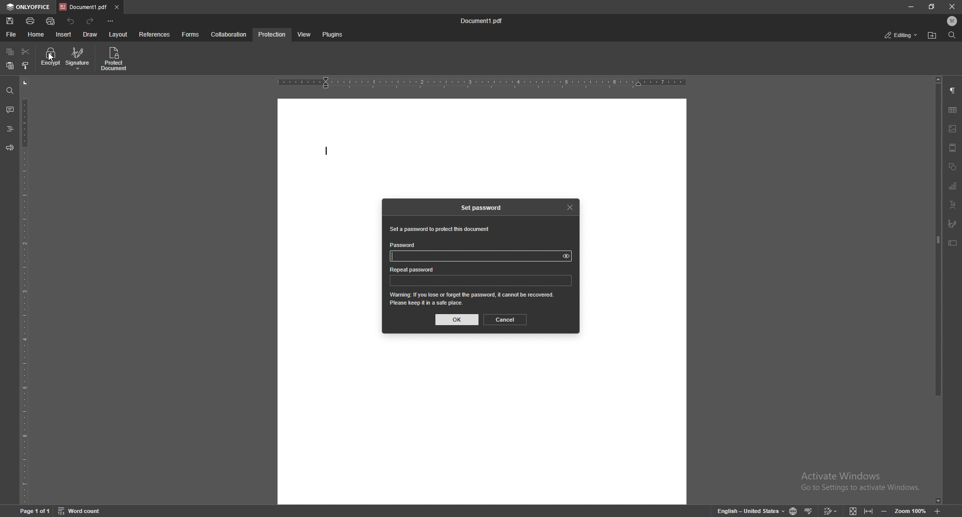 Image resolution: width=962 pixels, height=517 pixels. What do you see at coordinates (81, 510) in the screenshot?
I see `word count` at bounding box center [81, 510].